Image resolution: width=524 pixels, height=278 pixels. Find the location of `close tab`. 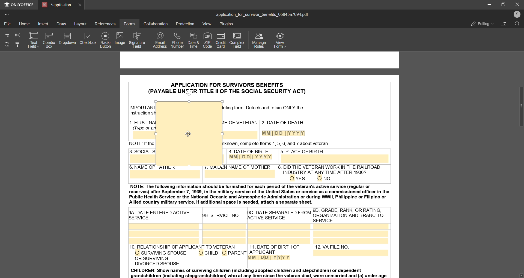

close tab is located at coordinates (81, 4).